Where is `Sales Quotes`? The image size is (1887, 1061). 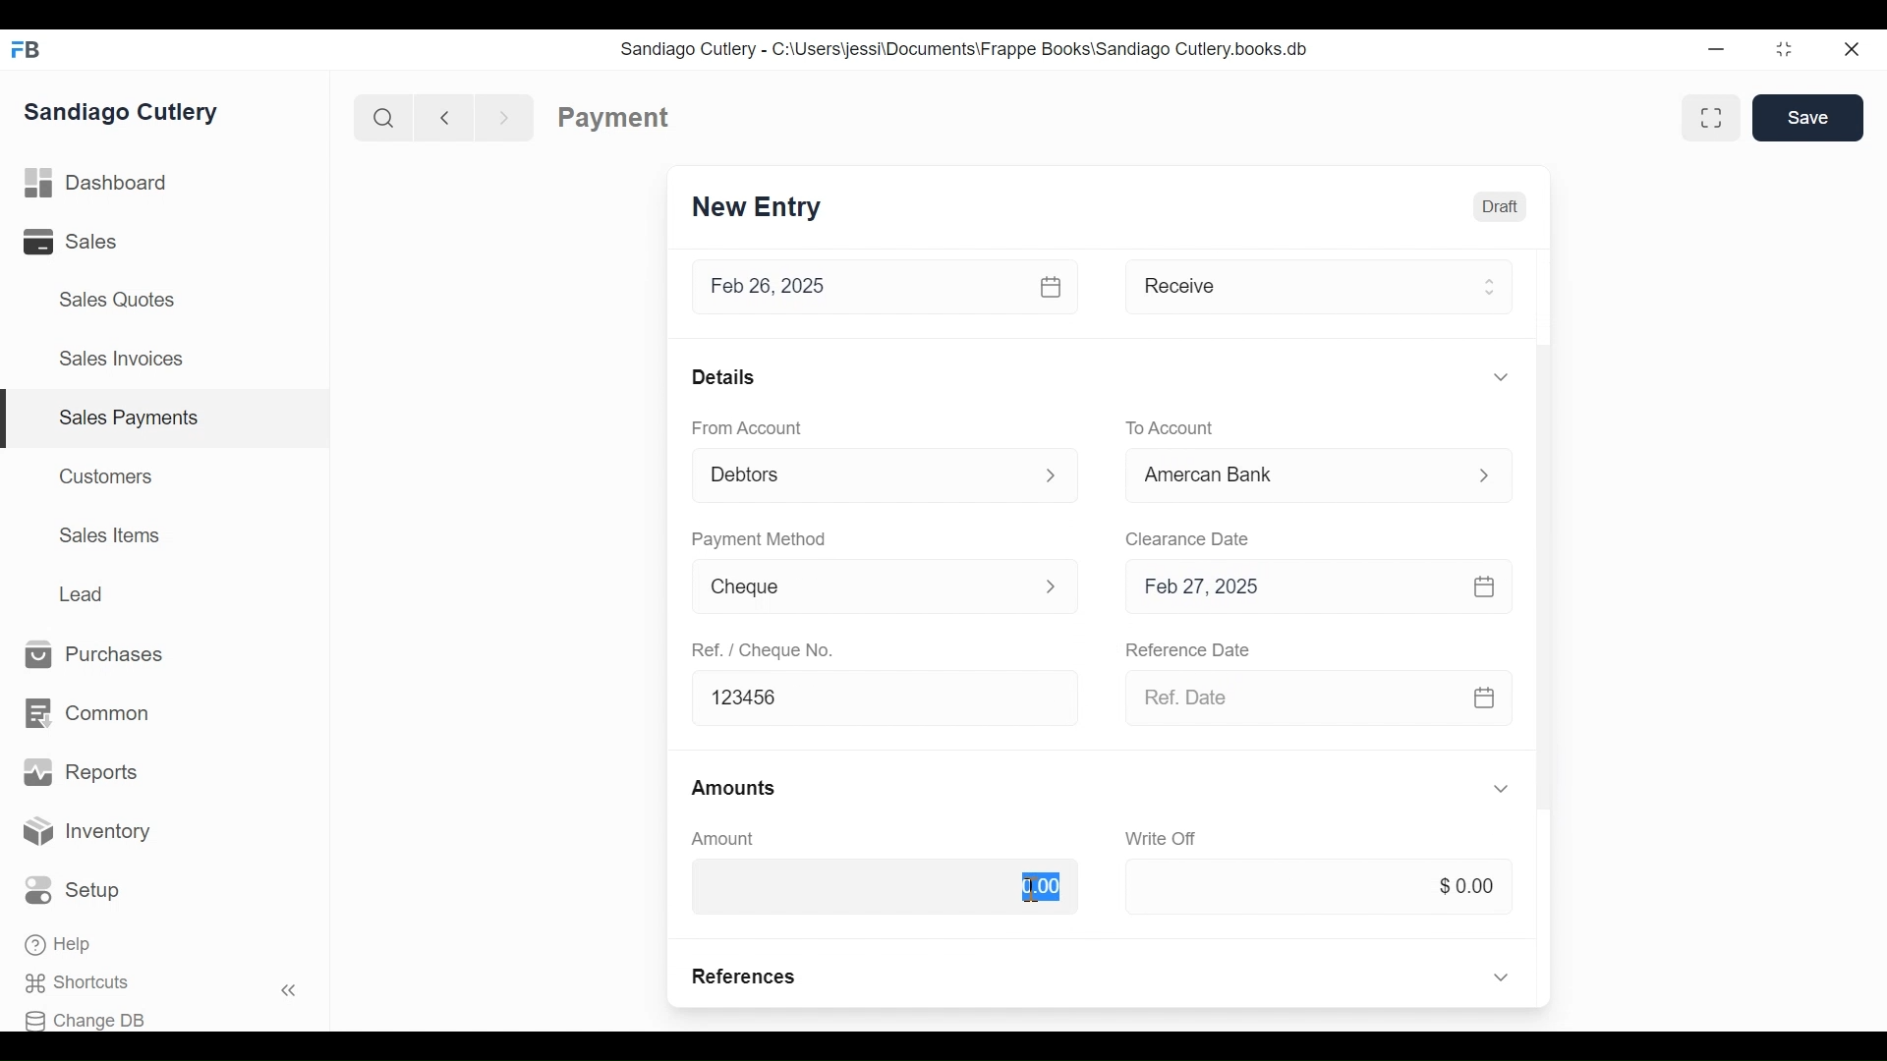
Sales Quotes is located at coordinates (115, 300).